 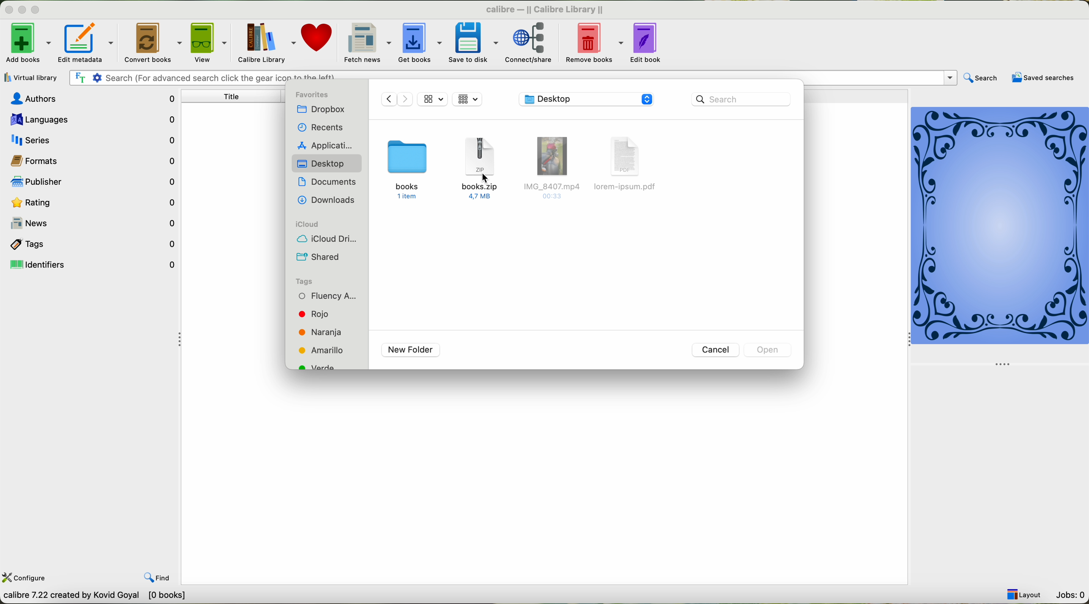 What do you see at coordinates (533, 43) in the screenshot?
I see `connect/share` at bounding box center [533, 43].